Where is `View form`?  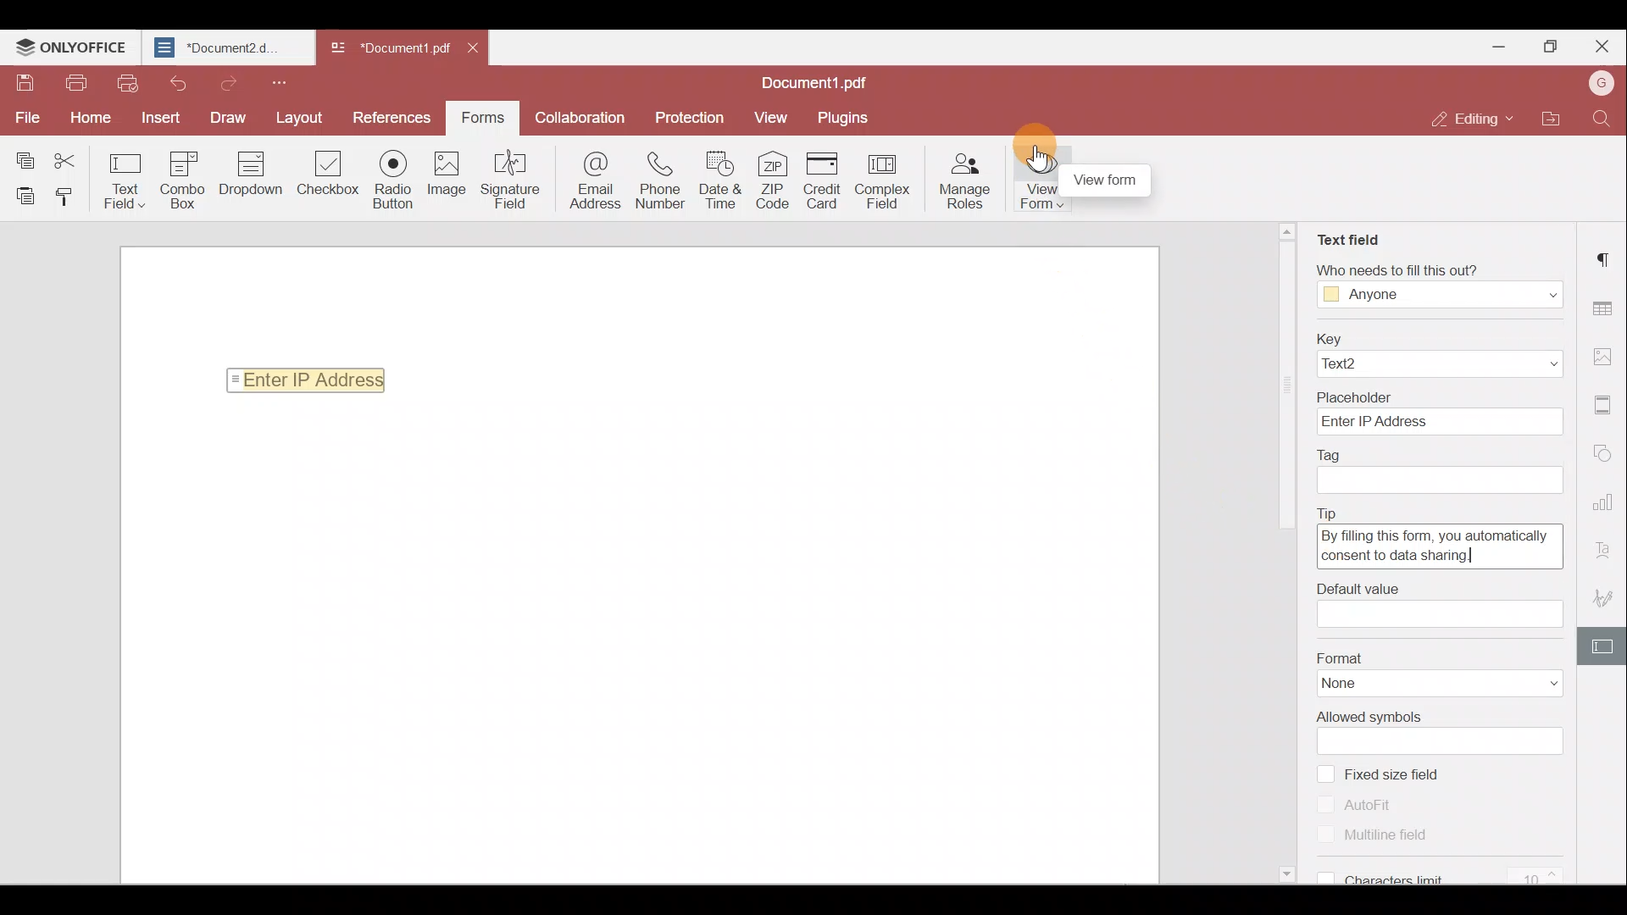
View form is located at coordinates (1037, 184).